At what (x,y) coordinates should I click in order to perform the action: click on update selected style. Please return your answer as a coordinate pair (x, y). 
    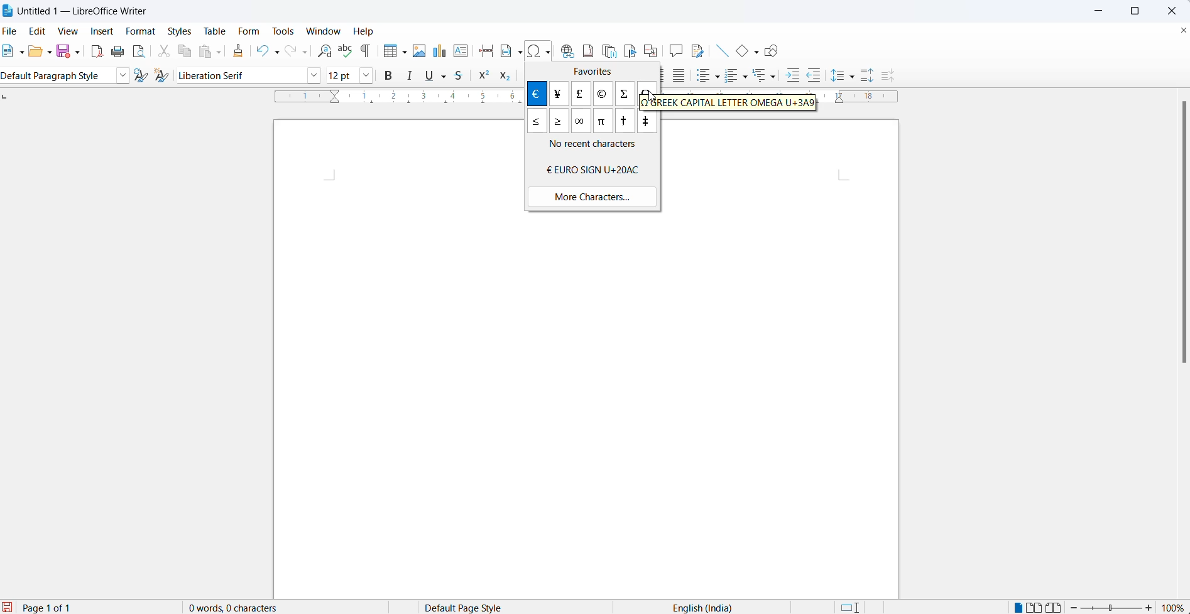
    Looking at the image, I should click on (140, 76).